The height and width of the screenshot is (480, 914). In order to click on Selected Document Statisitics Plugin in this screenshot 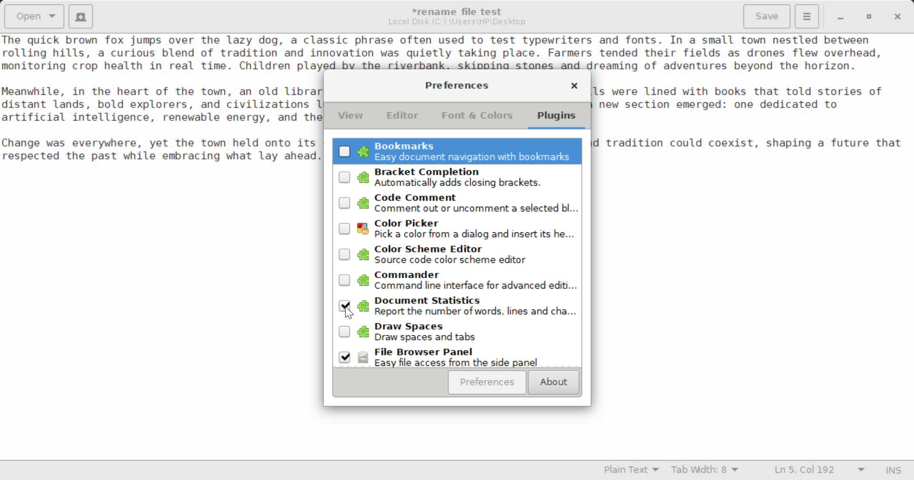, I will do `click(457, 308)`.